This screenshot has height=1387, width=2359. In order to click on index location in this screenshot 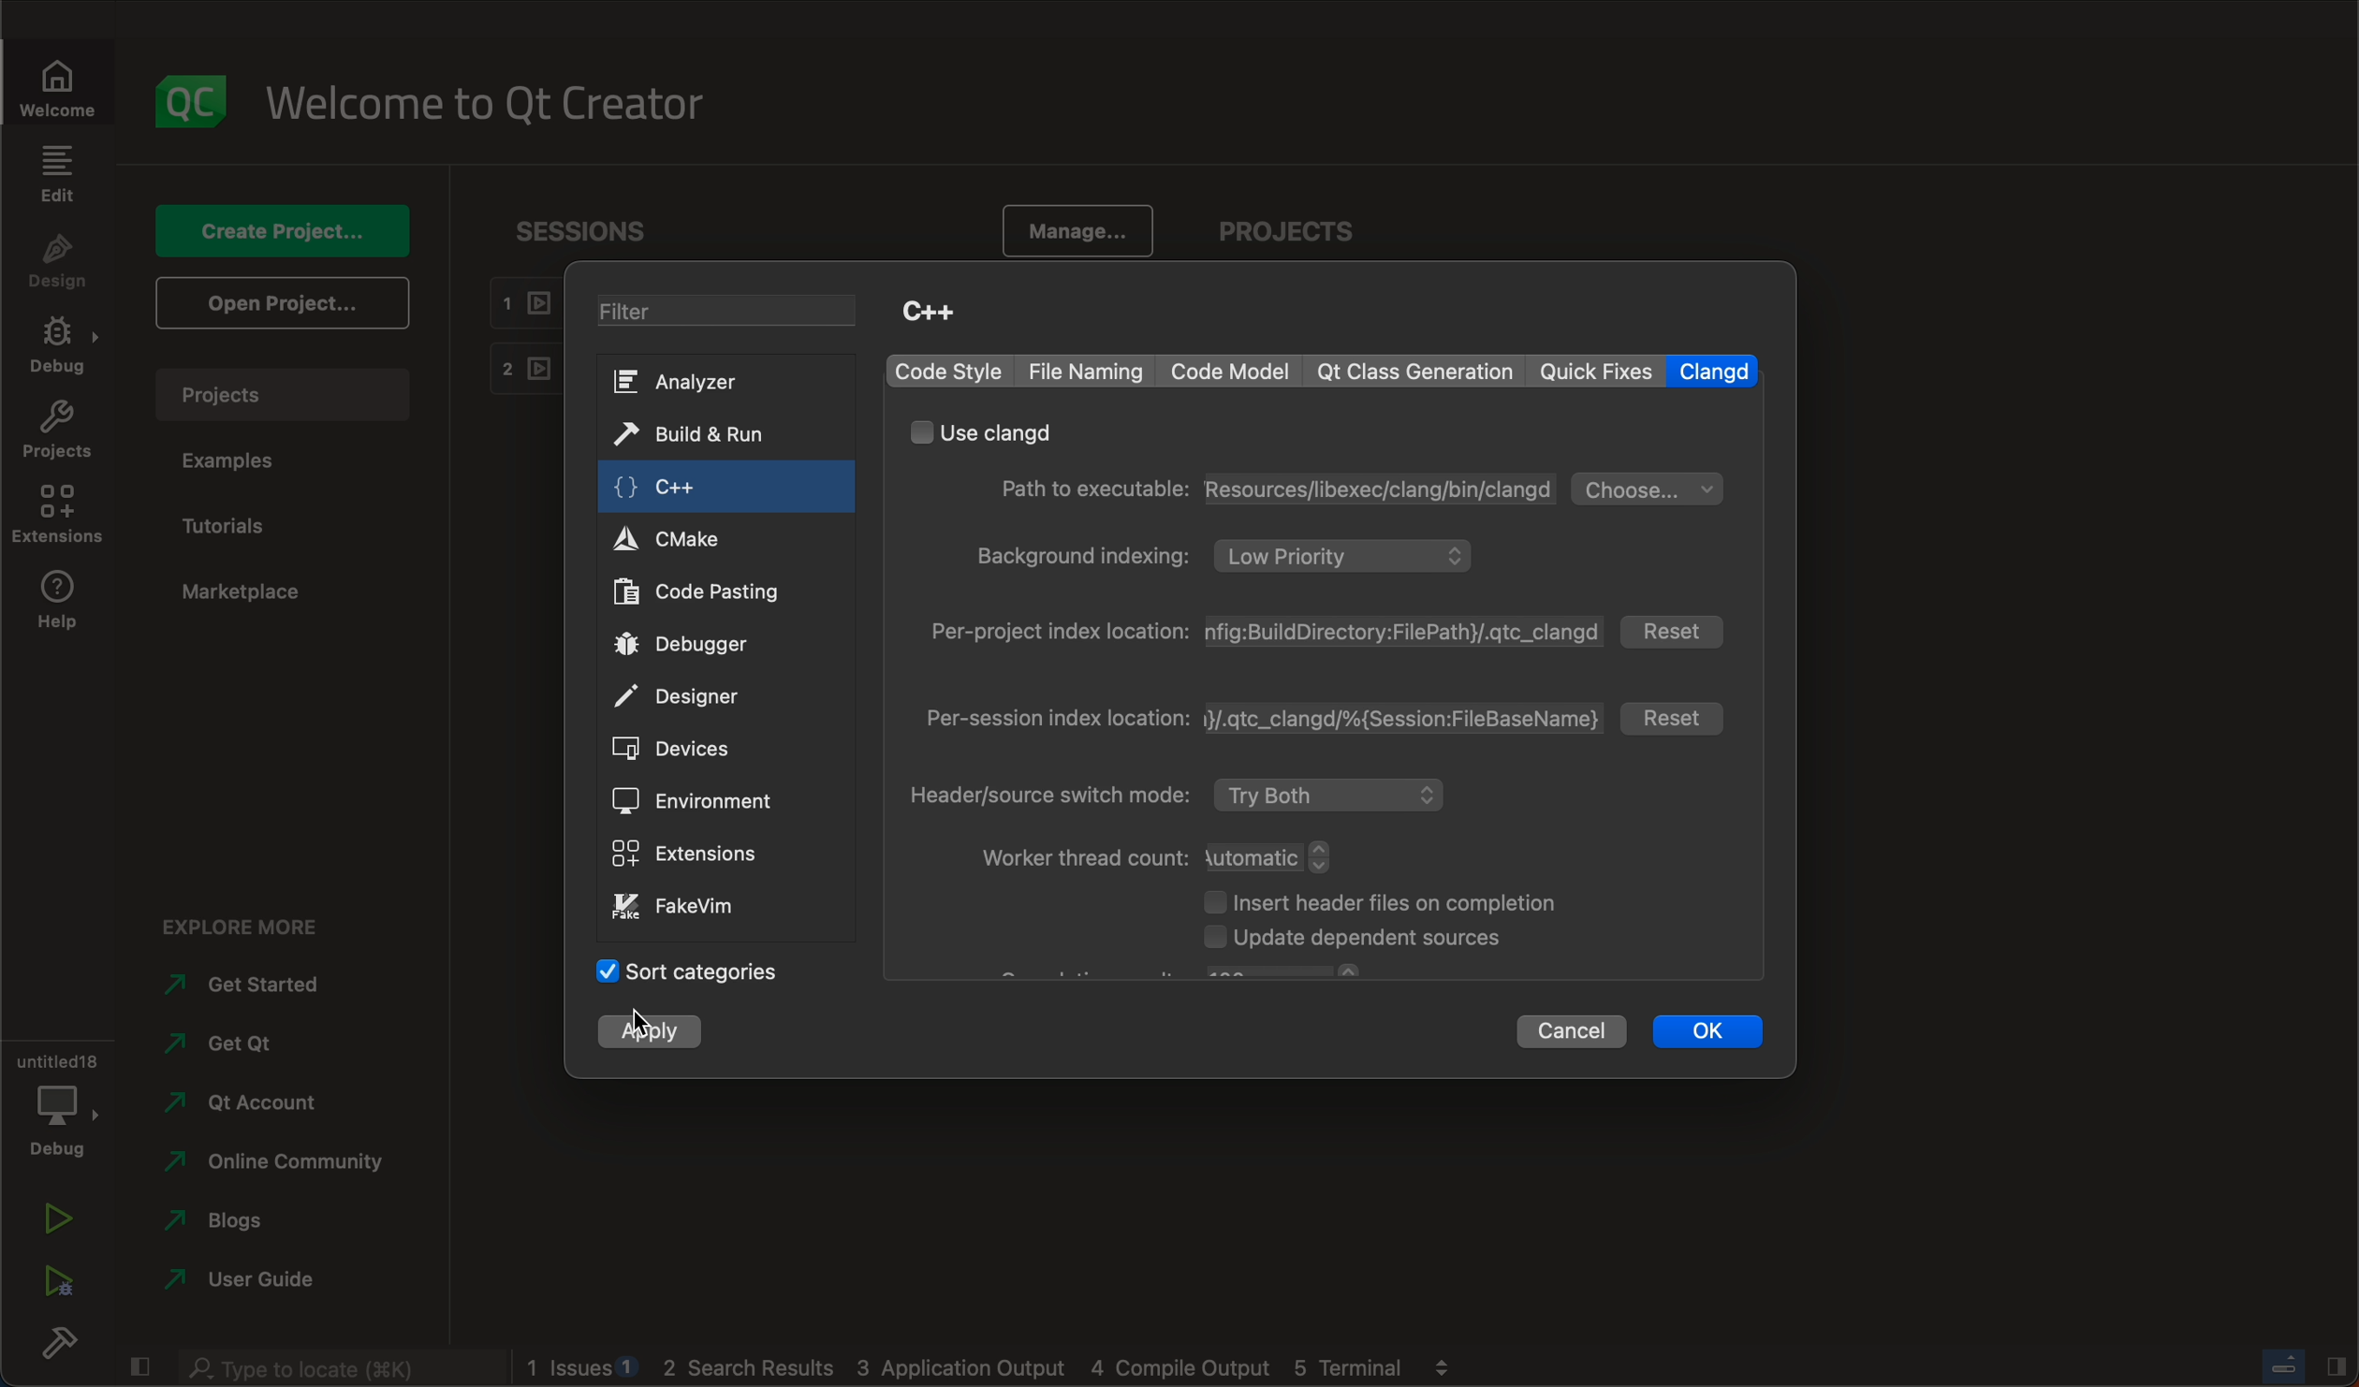, I will do `click(1267, 635)`.